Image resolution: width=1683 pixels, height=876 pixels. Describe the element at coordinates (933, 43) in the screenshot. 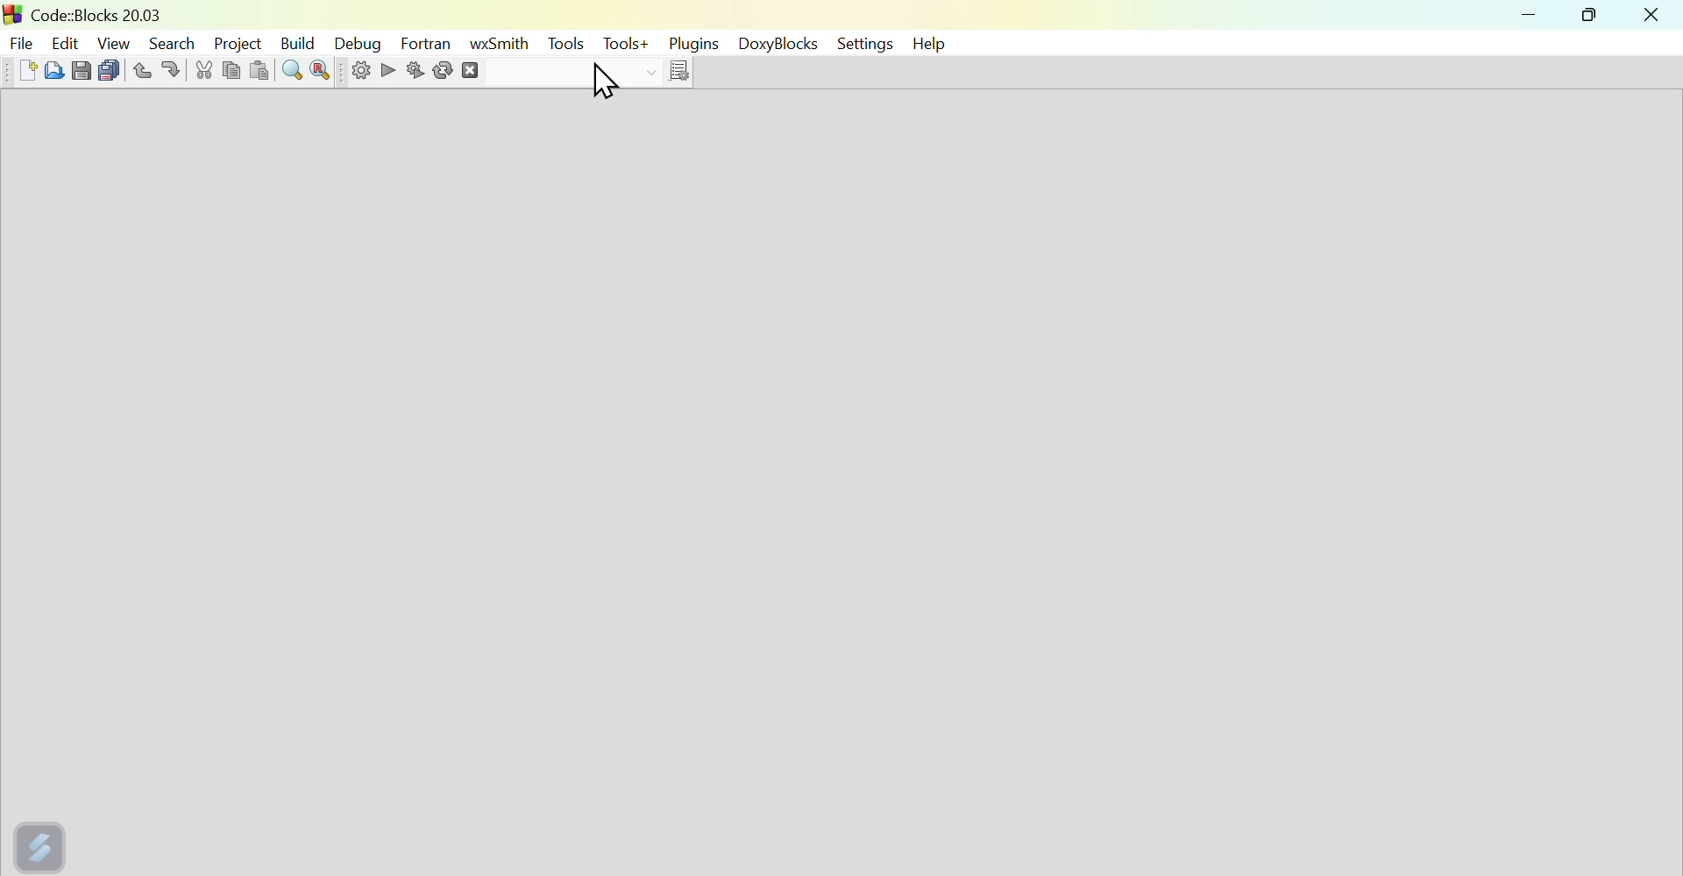

I see `Help` at that location.